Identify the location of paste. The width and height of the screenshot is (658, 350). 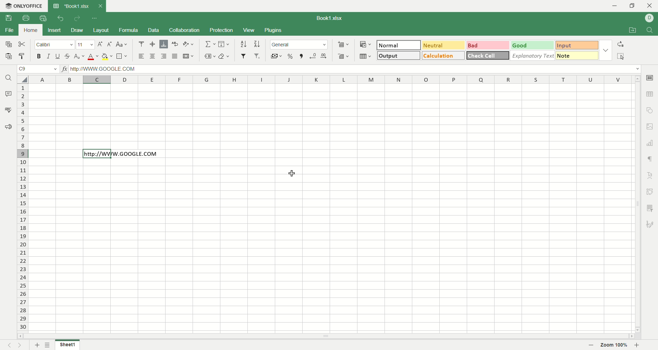
(8, 56).